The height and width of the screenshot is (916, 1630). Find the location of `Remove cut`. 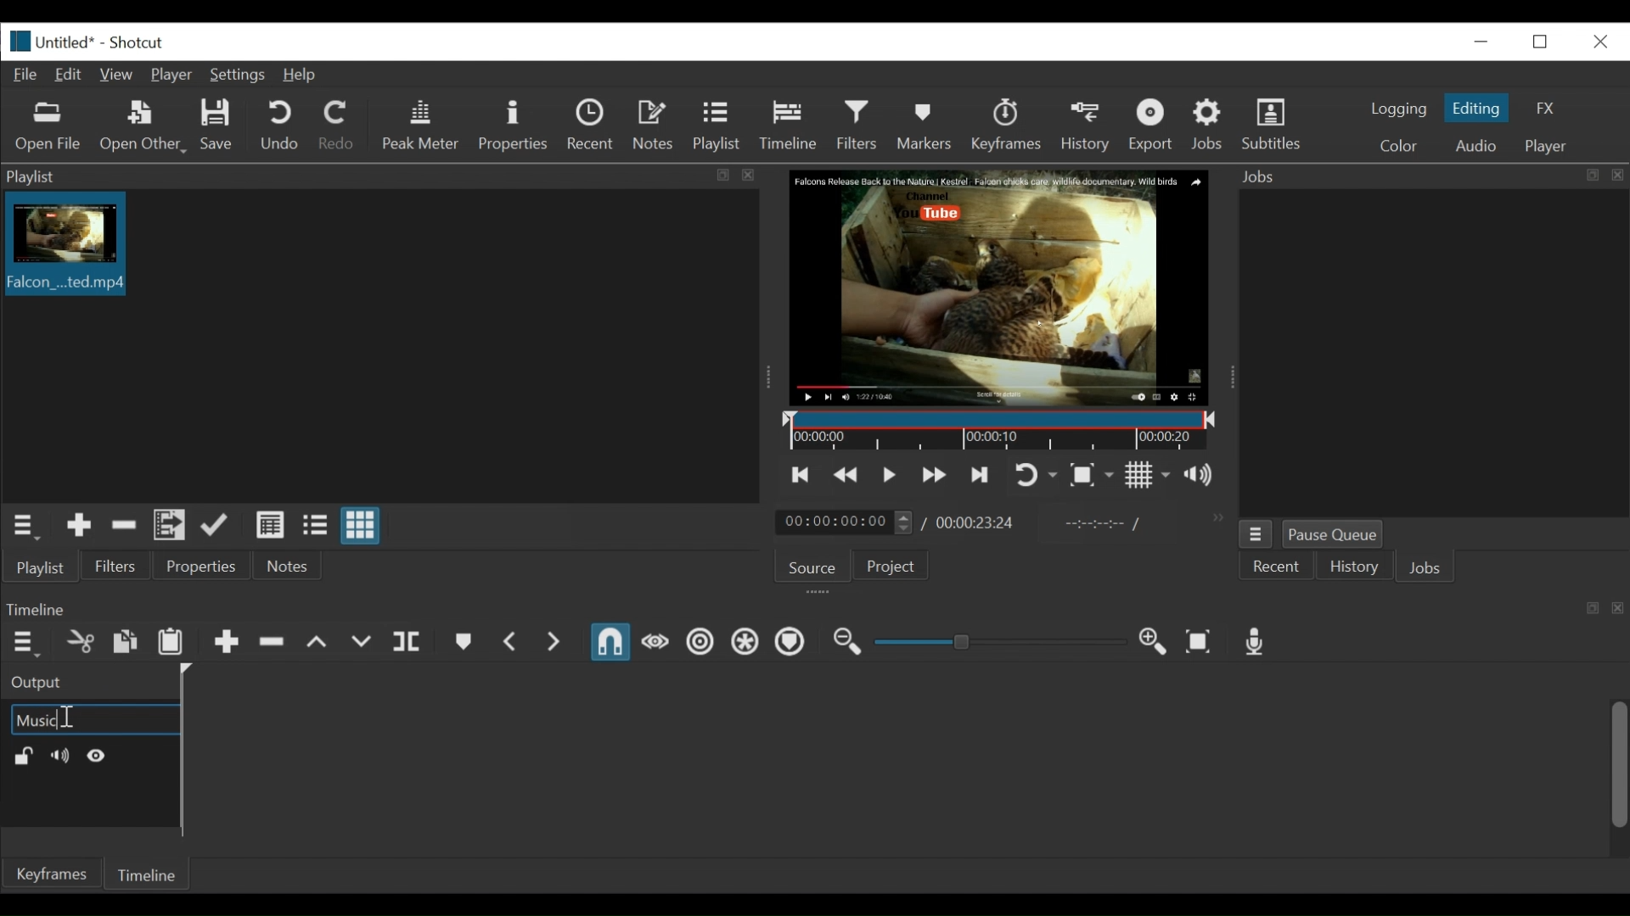

Remove cut is located at coordinates (125, 526).